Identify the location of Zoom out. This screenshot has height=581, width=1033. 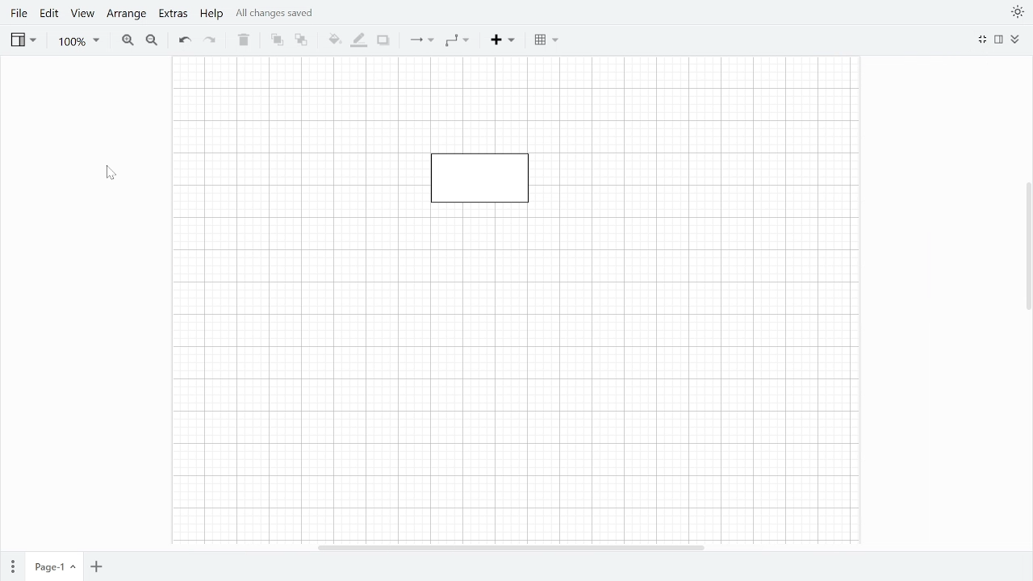
(153, 40).